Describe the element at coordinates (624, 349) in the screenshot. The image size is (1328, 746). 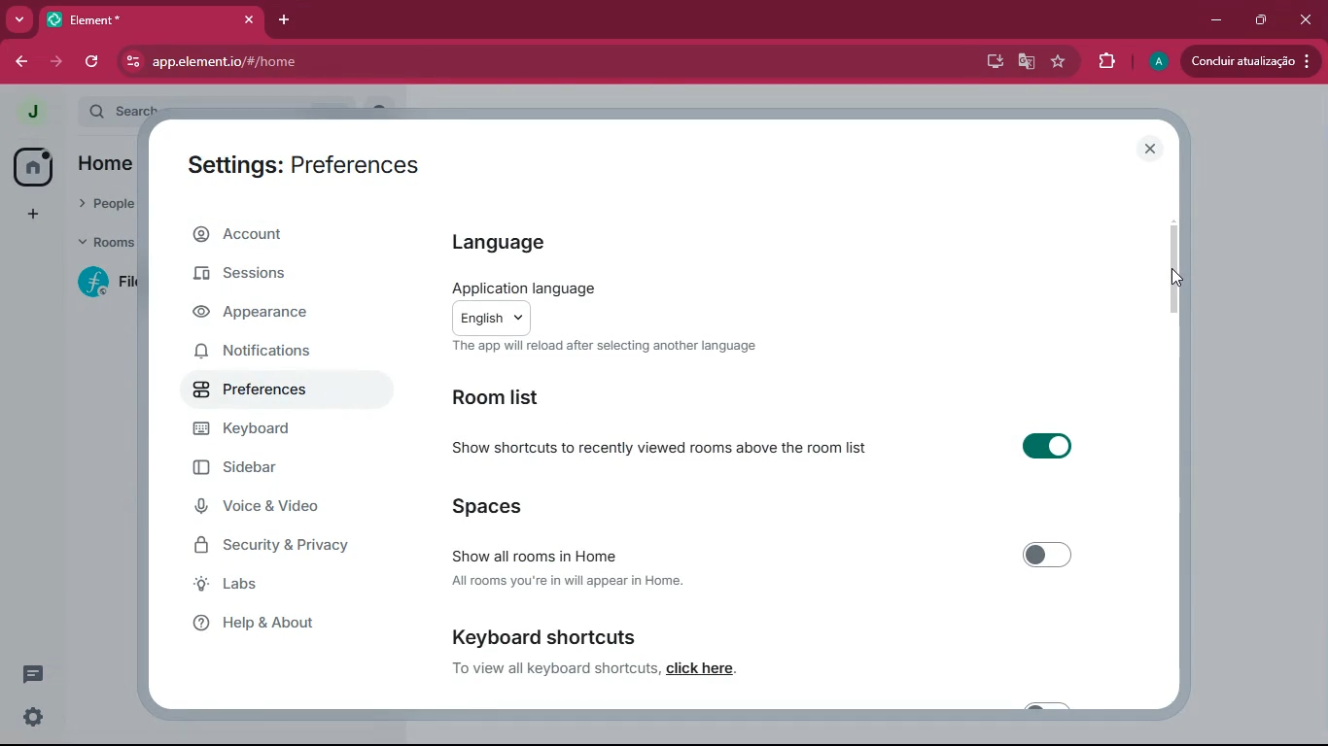
I see `This is how you appear to others on the app.` at that location.